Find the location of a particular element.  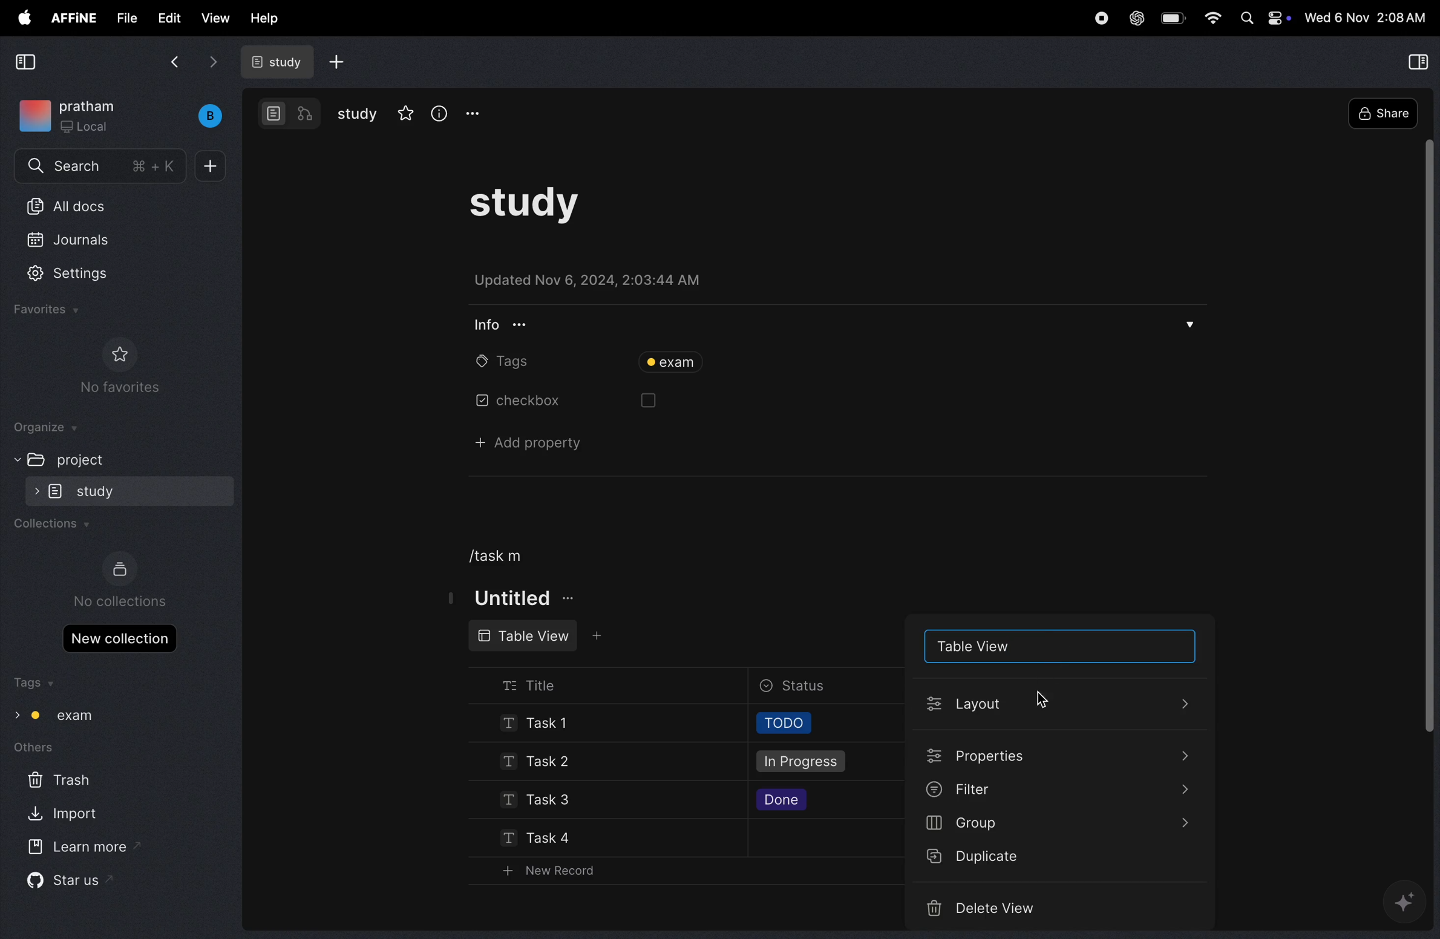

info is located at coordinates (496, 325).